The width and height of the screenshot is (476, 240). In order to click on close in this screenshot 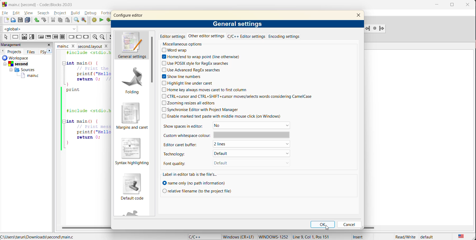, I will do `click(360, 16)`.